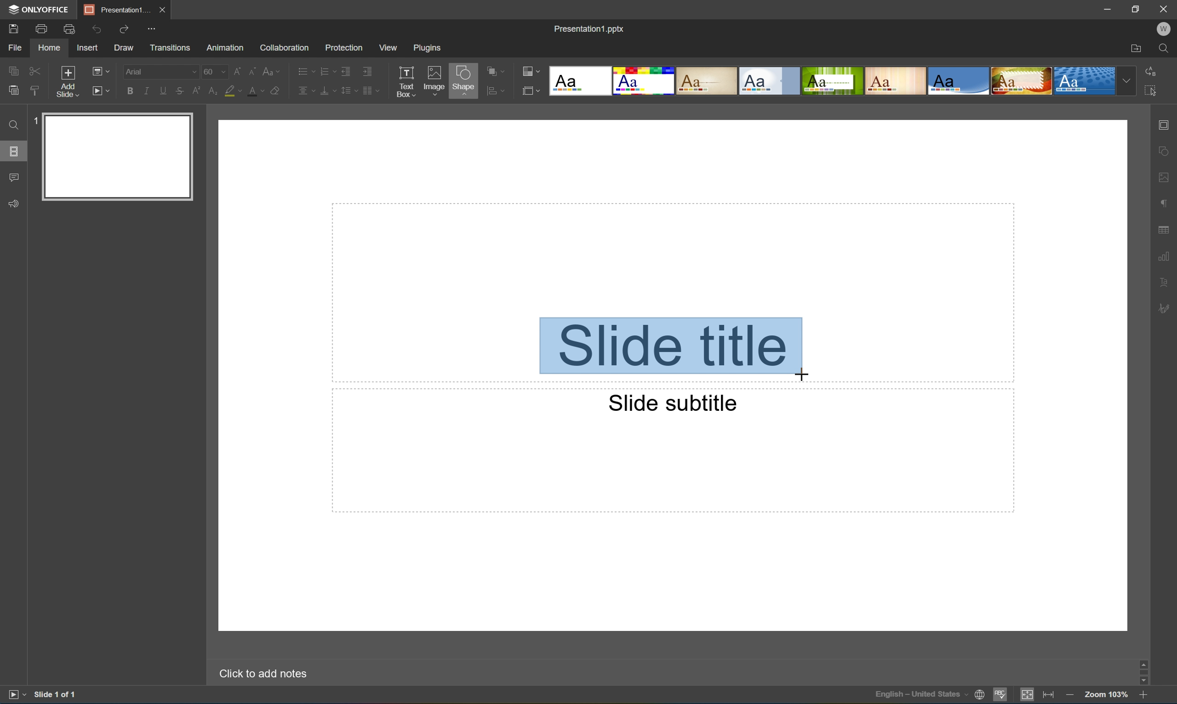  What do you see at coordinates (14, 178) in the screenshot?
I see `Comments` at bounding box center [14, 178].